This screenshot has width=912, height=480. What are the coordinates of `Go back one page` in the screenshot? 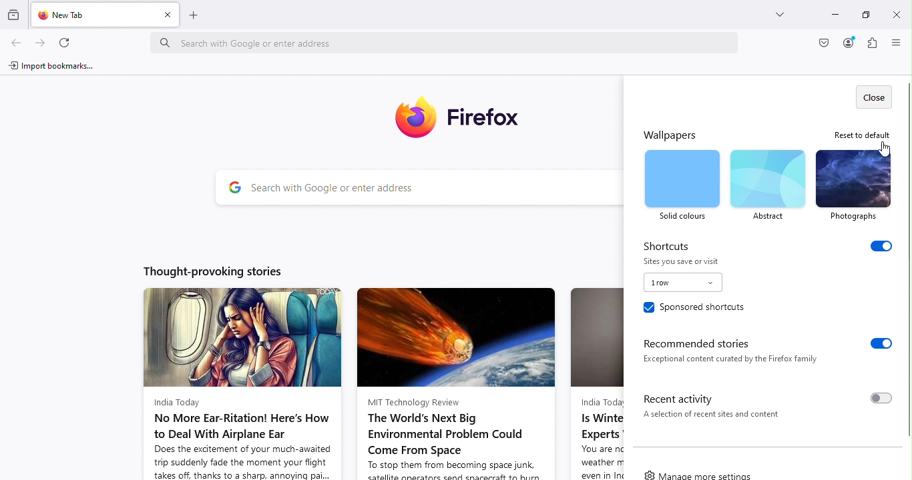 It's located at (17, 41).